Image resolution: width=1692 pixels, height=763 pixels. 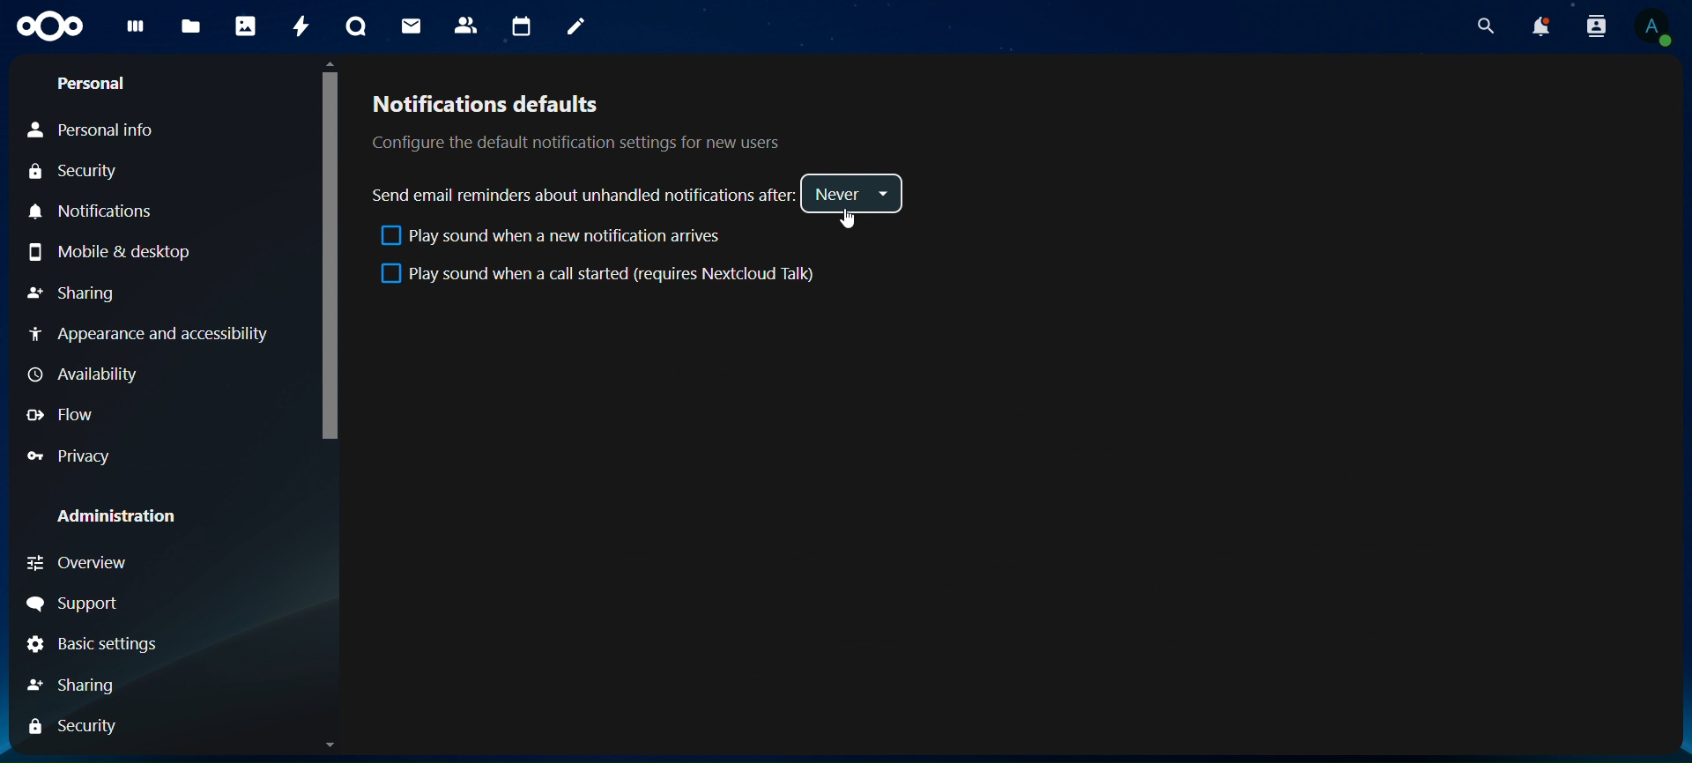 I want to click on View Profile, so click(x=1658, y=28).